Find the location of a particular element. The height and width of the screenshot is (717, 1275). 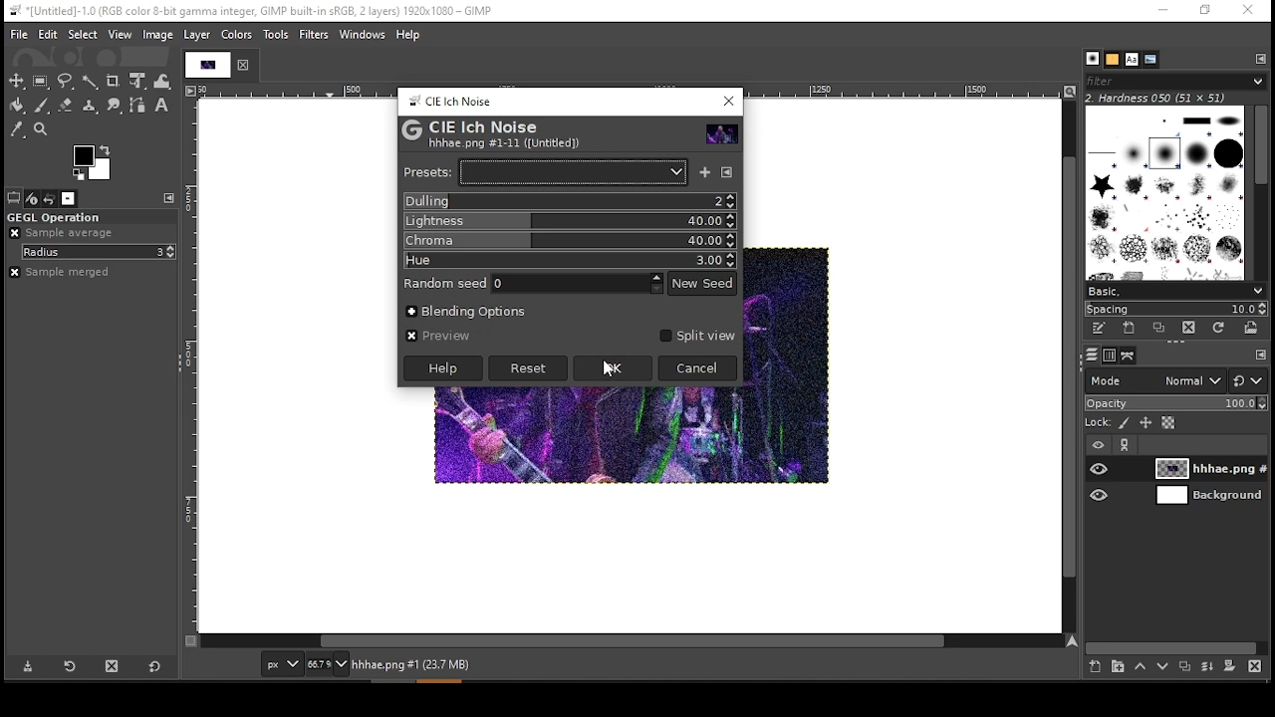

layer  is located at coordinates (1207, 495).